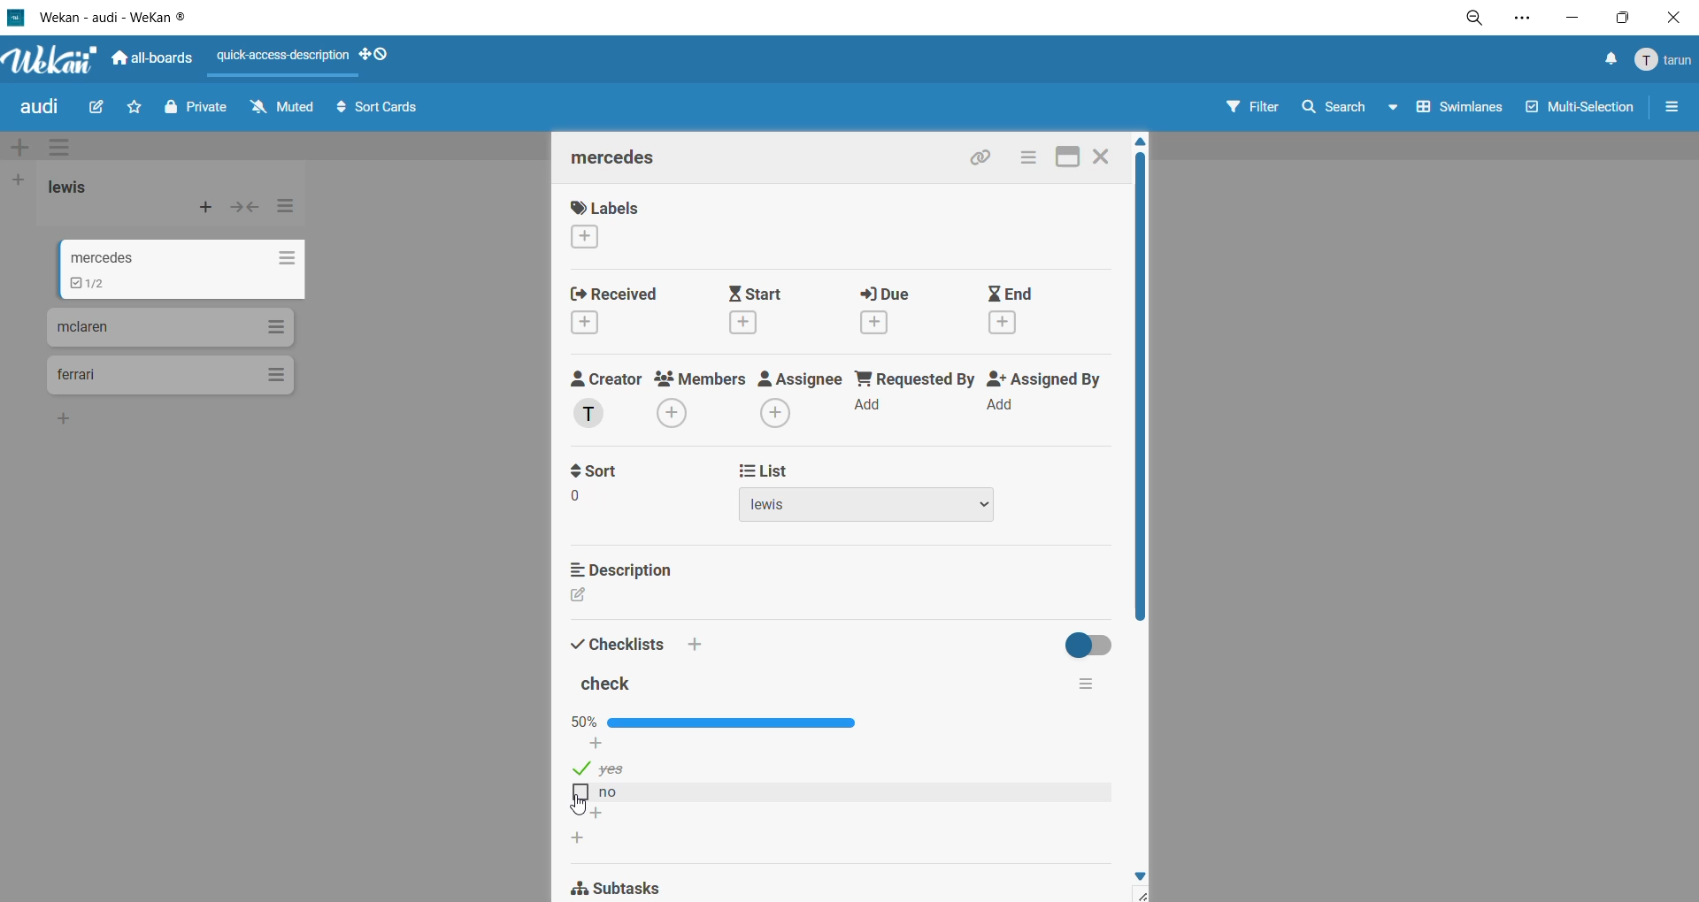 The image size is (1699, 902). What do you see at coordinates (287, 112) in the screenshot?
I see `muted` at bounding box center [287, 112].